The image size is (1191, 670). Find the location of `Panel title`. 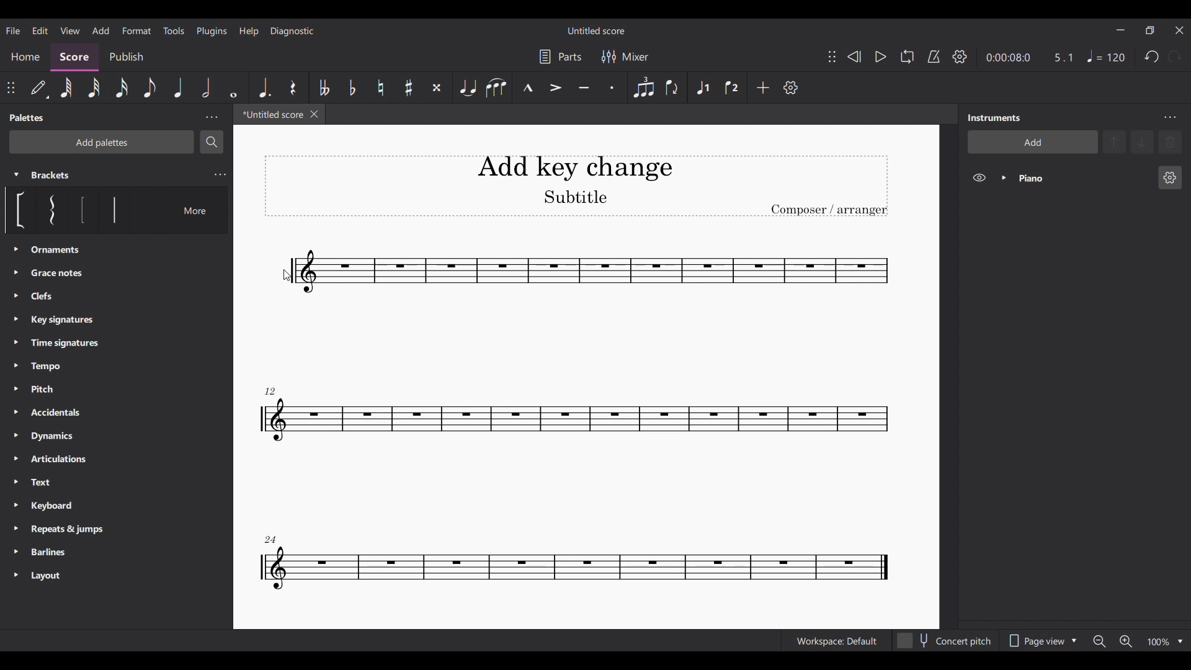

Panel title is located at coordinates (994, 117).